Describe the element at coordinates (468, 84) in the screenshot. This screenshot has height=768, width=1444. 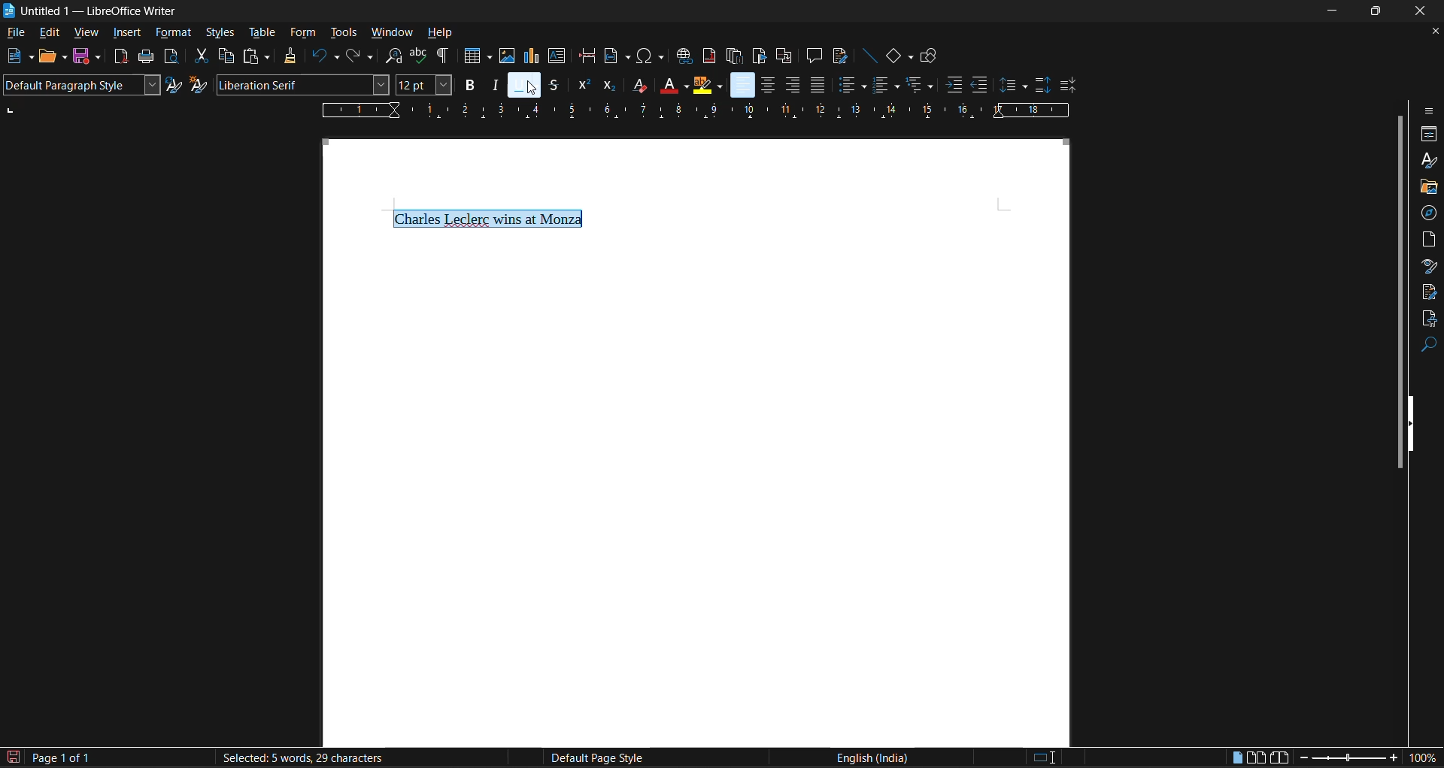
I see `bold` at that location.